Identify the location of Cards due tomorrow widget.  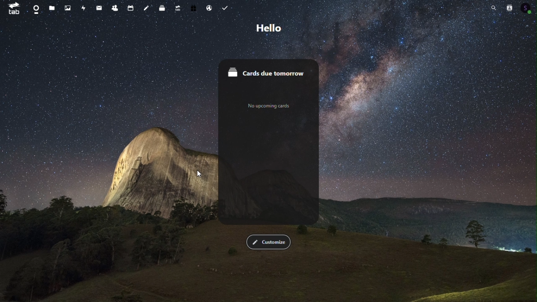
(268, 70).